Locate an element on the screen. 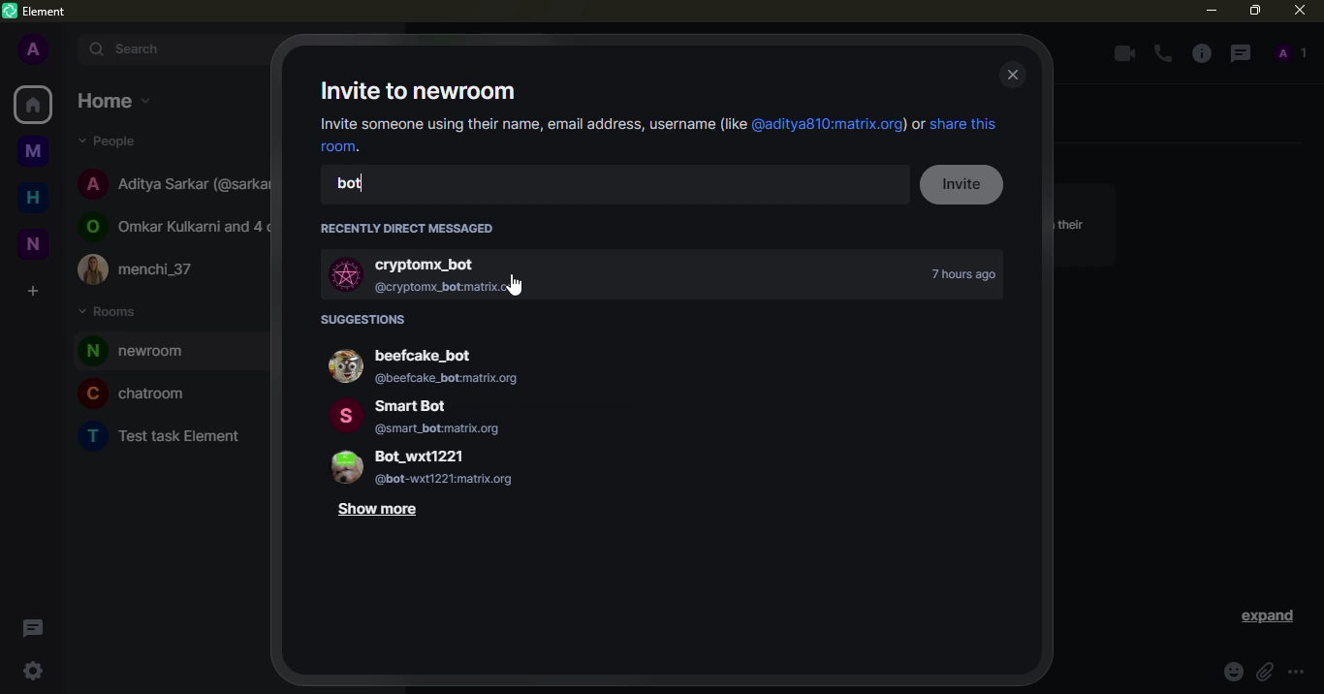 This screenshot has width=1324, height=694. close is located at coordinates (1012, 75).